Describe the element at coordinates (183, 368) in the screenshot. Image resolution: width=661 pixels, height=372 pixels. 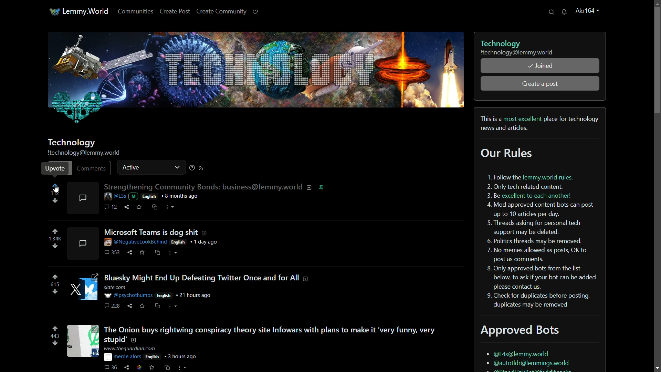
I see `more` at that location.